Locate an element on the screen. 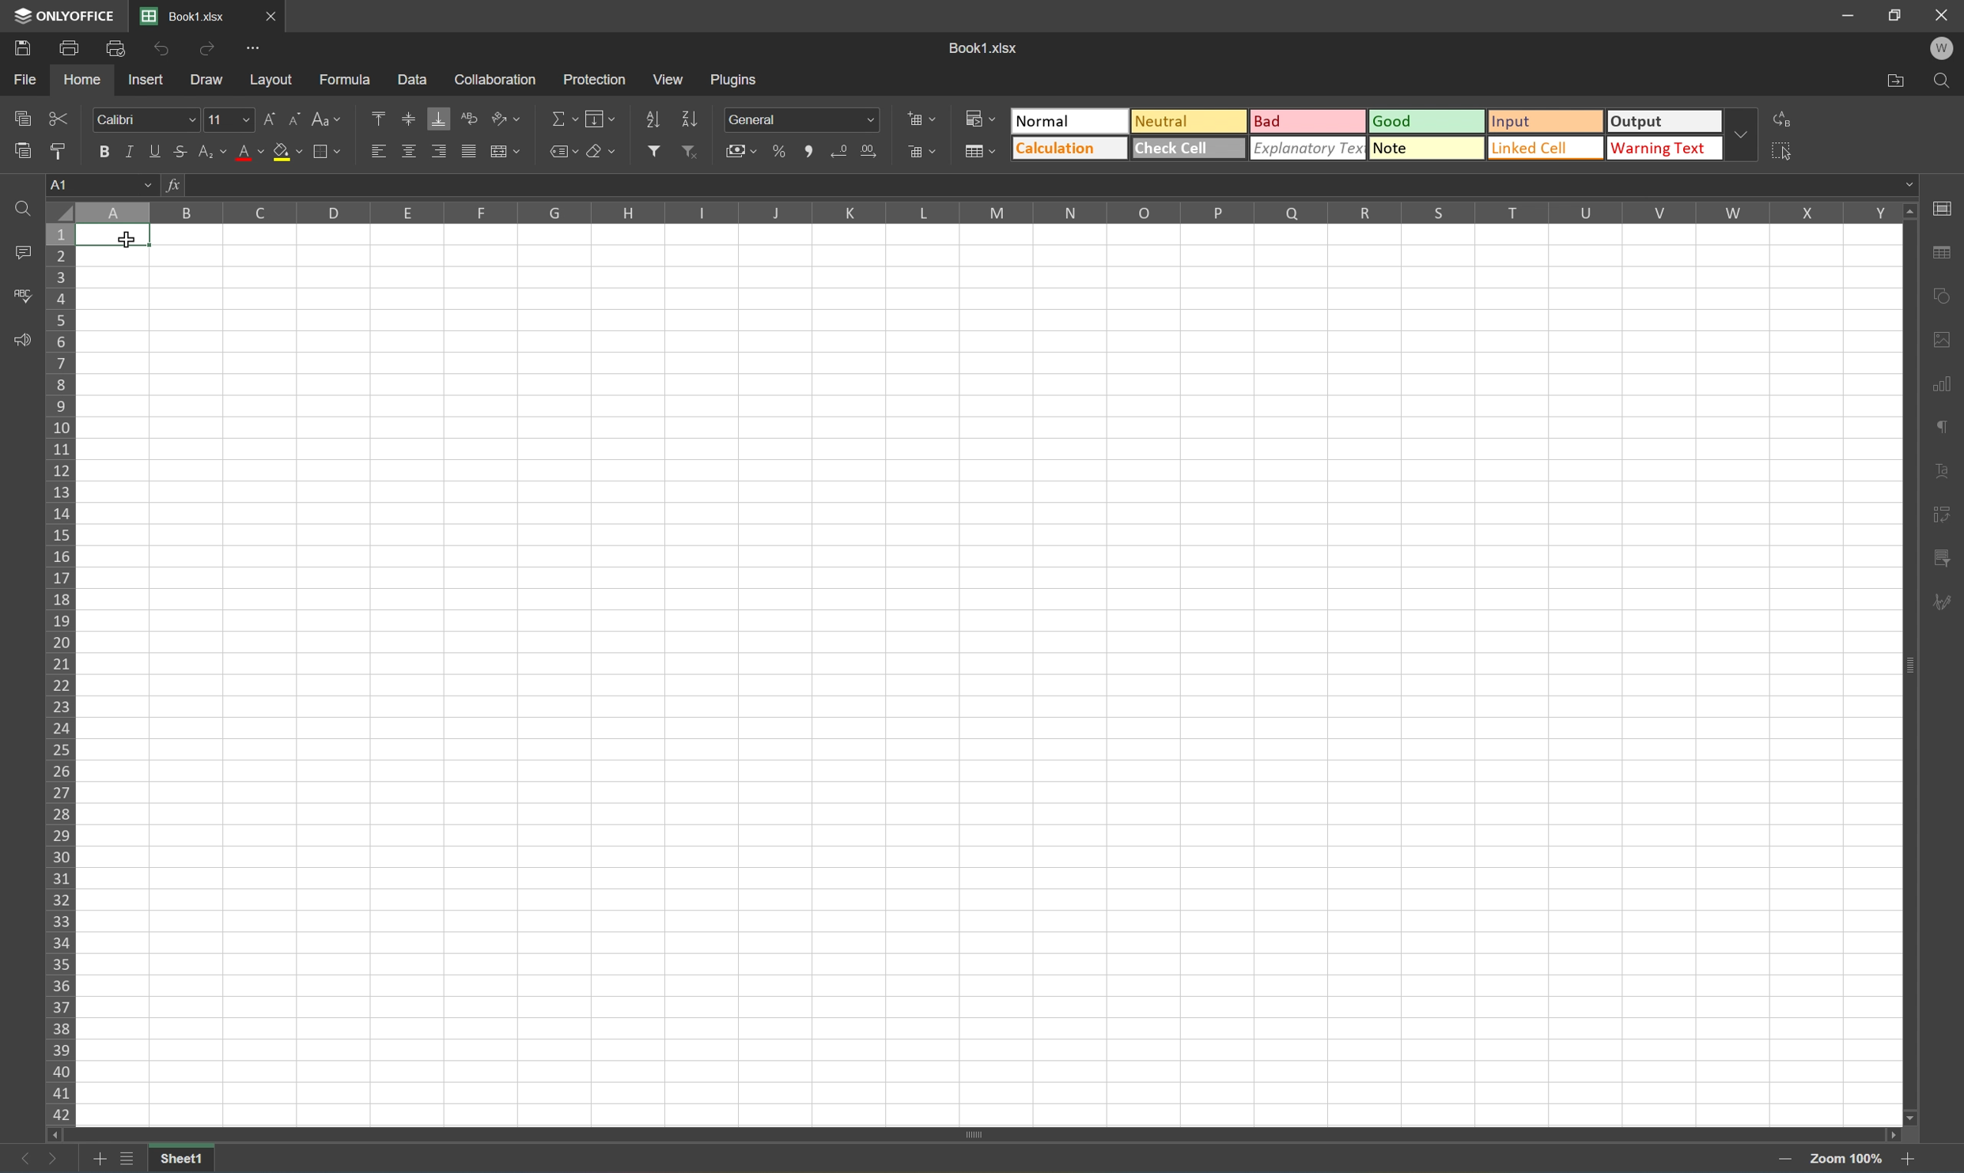 The height and width of the screenshot is (1173, 1964). Layout is located at coordinates (271, 81).